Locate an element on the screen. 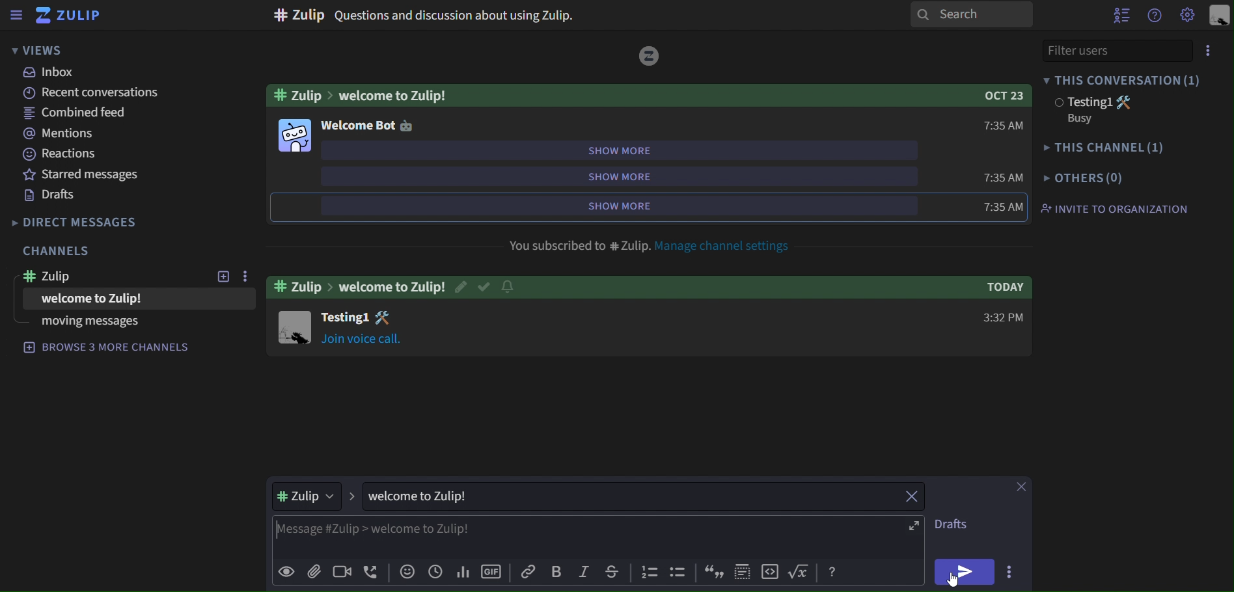 This screenshot has width=1234, height=592. add video  call is located at coordinates (342, 572).